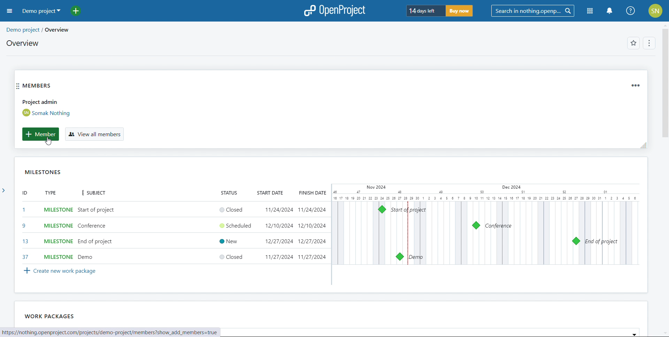 The height and width of the screenshot is (337, 669). I want to click on Closed, so click(228, 257).